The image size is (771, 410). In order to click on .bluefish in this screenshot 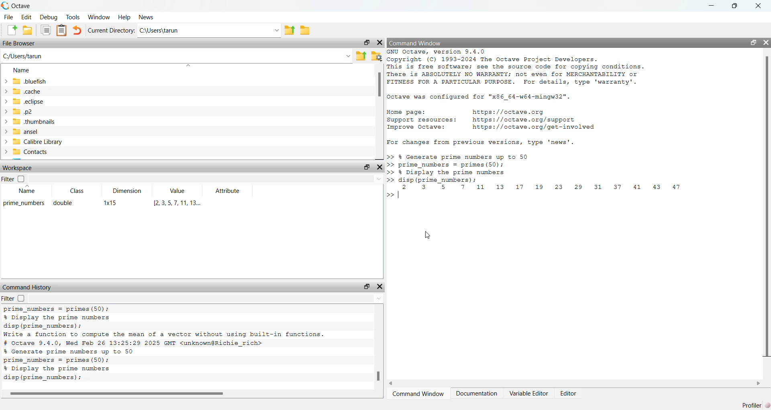, I will do `click(30, 82)`.